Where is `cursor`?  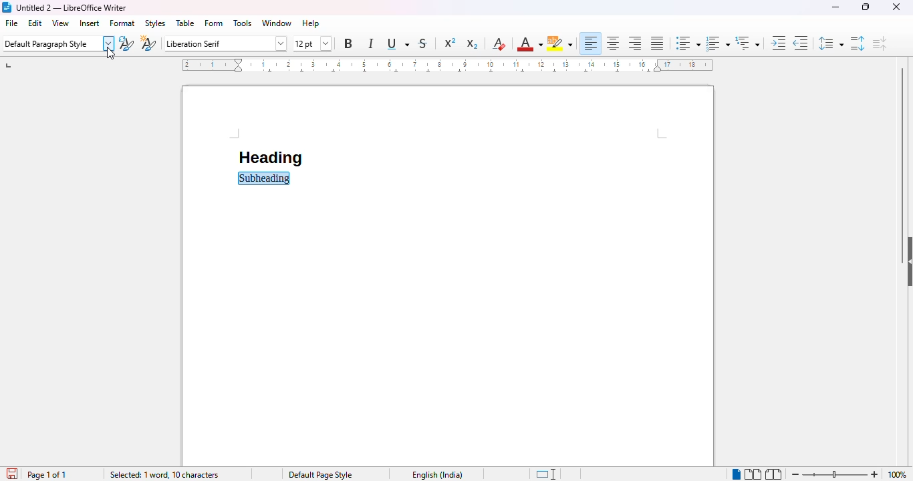 cursor is located at coordinates (111, 53).